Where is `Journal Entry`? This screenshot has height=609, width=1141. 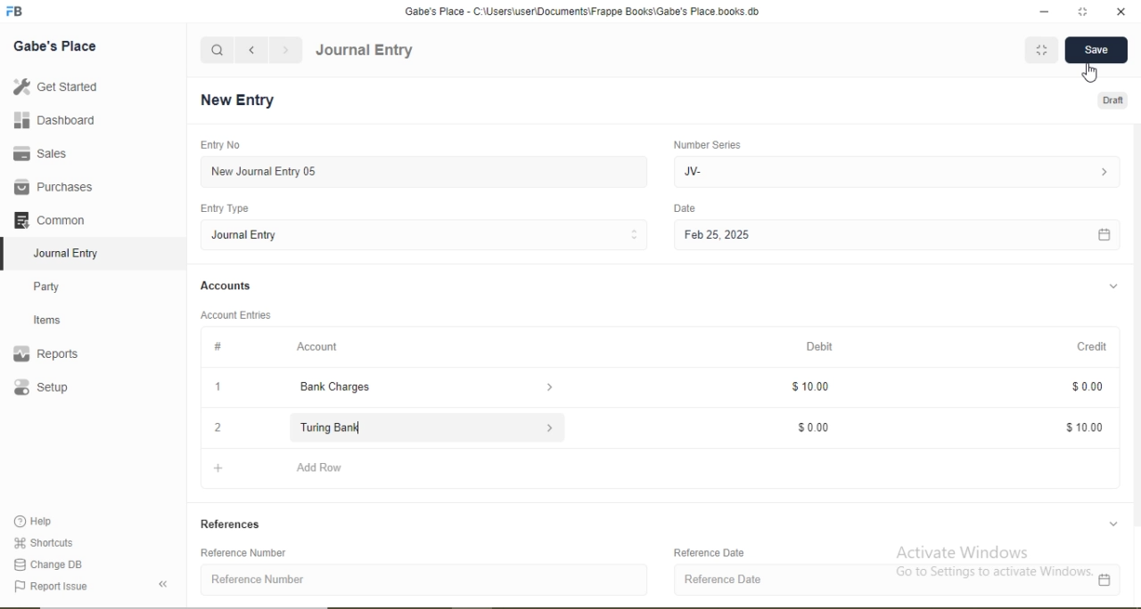 Journal Entry is located at coordinates (426, 234).